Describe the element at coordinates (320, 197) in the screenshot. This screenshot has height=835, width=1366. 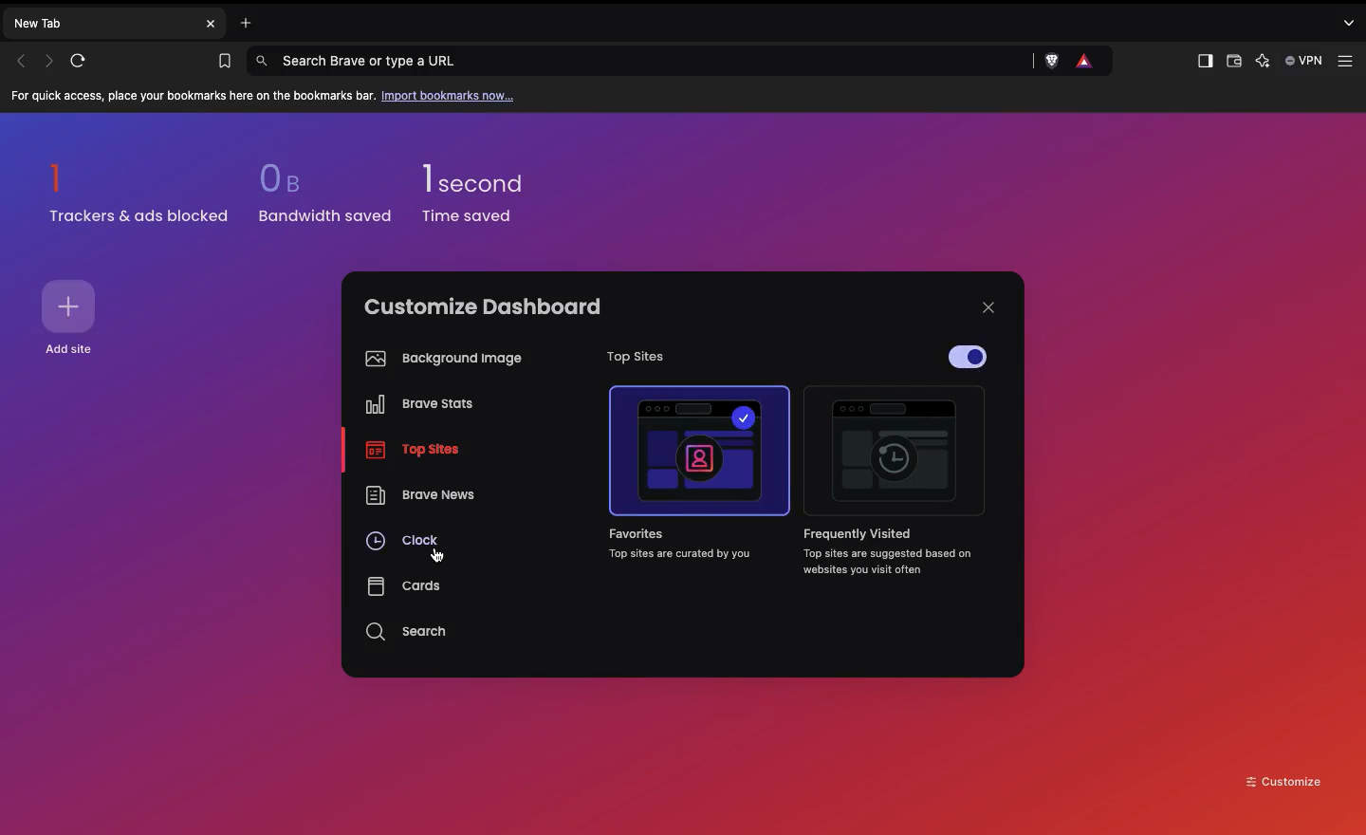
I see `0b bandwidth saved` at that location.